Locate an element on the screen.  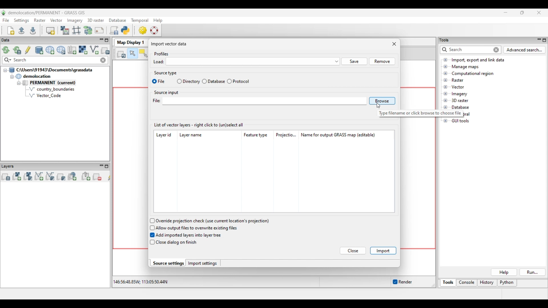
Click to open Database is located at coordinates (446, 107).